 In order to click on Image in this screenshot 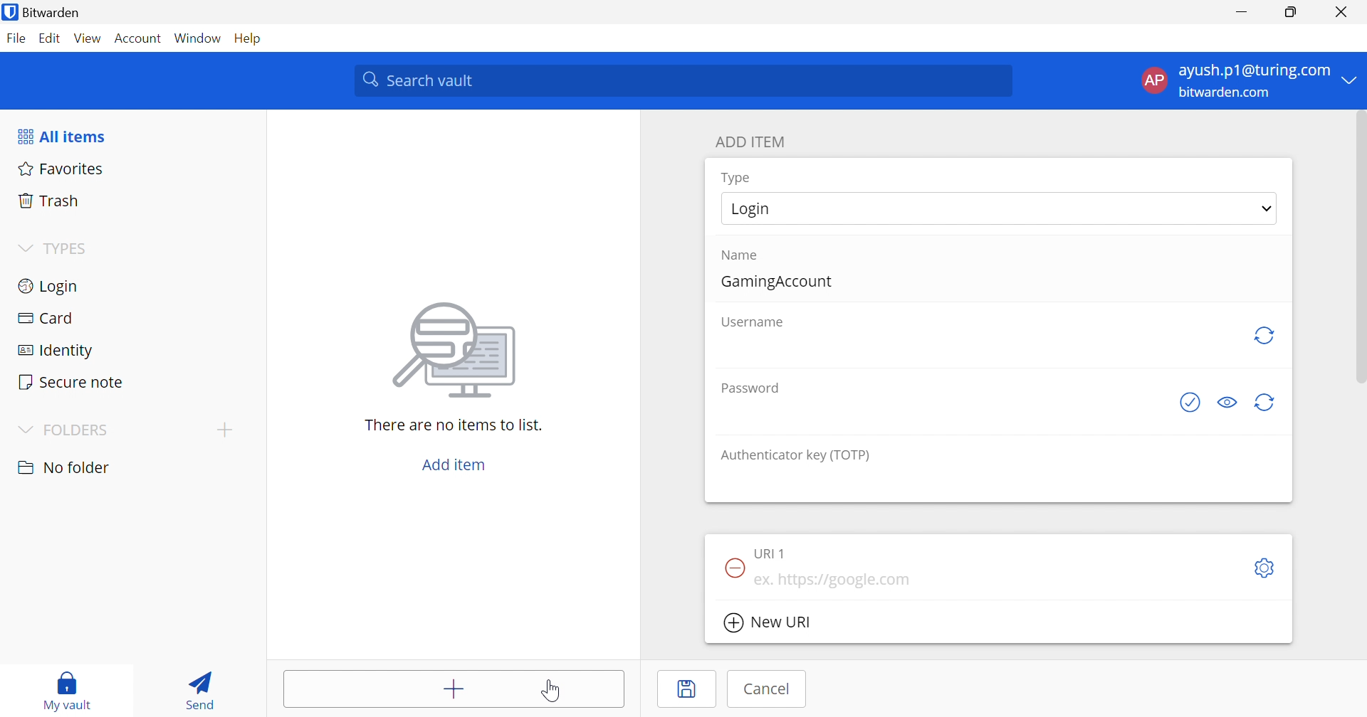, I will do `click(458, 349)`.